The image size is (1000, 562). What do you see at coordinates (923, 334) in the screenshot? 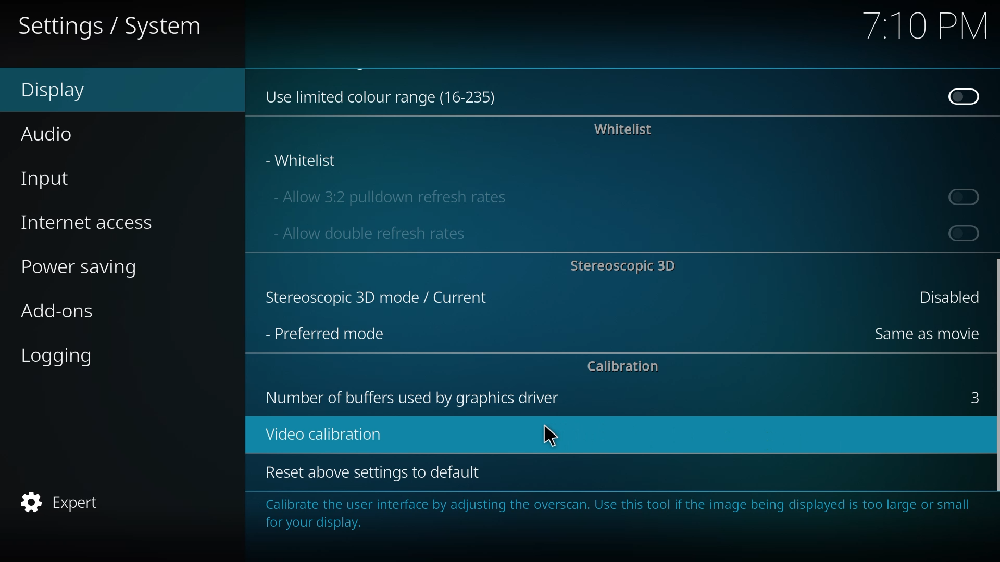
I see `same as movie` at bounding box center [923, 334].